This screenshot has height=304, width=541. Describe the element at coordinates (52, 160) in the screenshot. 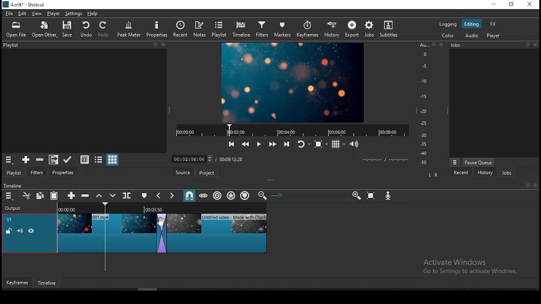

I see `add files to playlist` at that location.